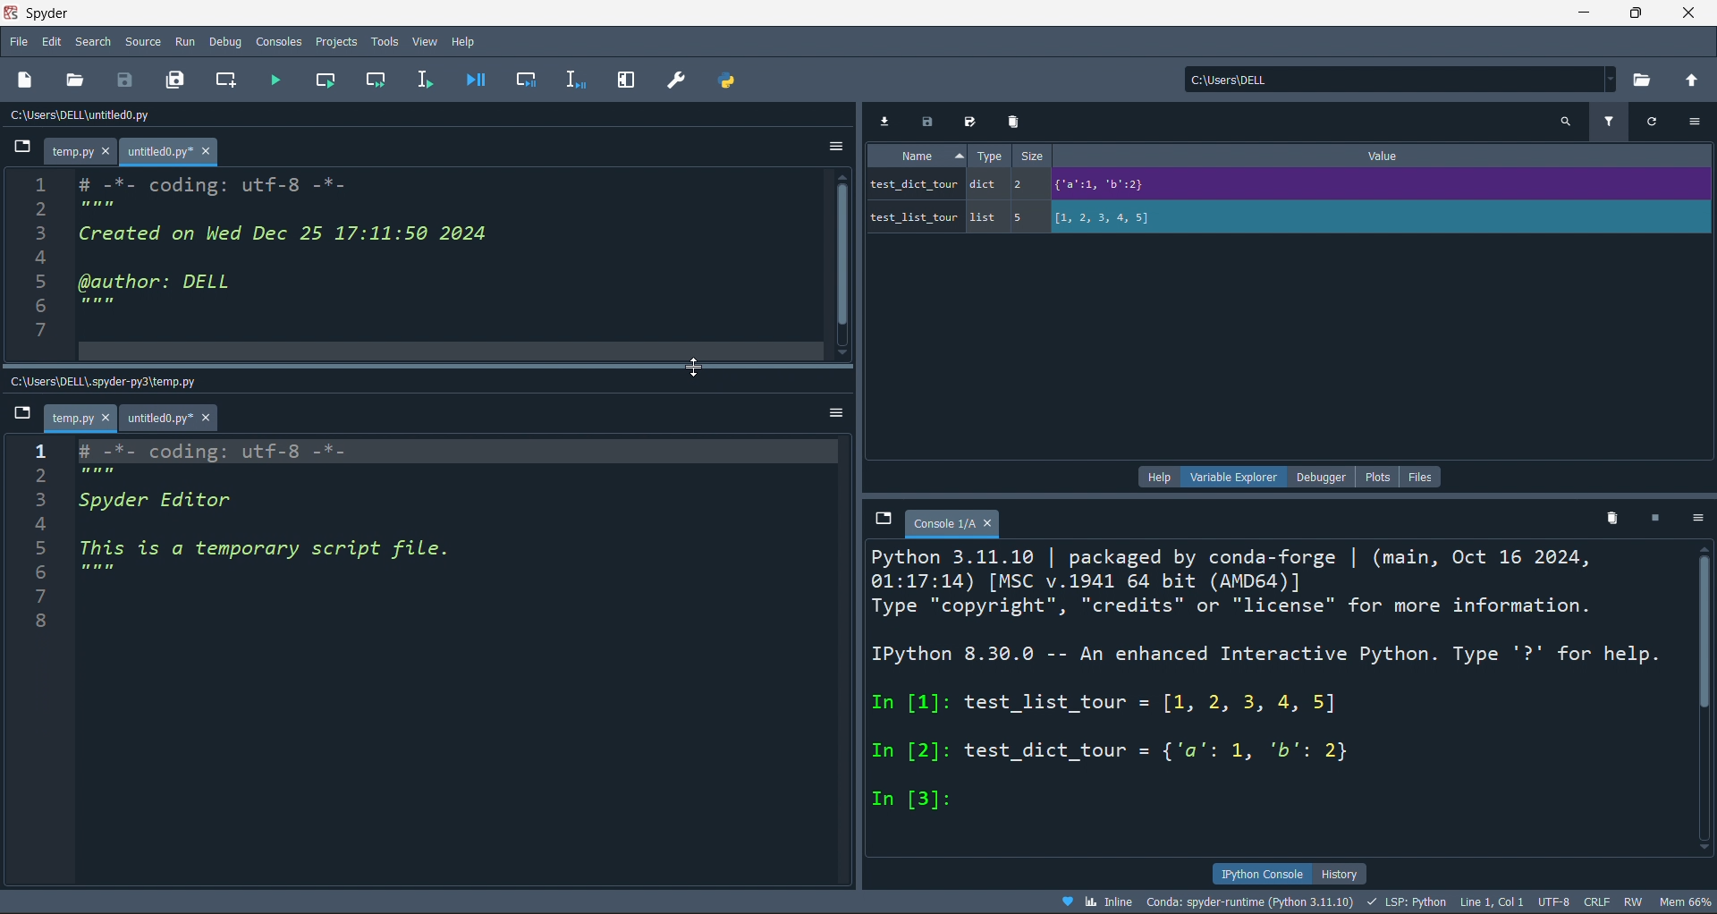  I want to click on untitledo.py* , so click(173, 419).